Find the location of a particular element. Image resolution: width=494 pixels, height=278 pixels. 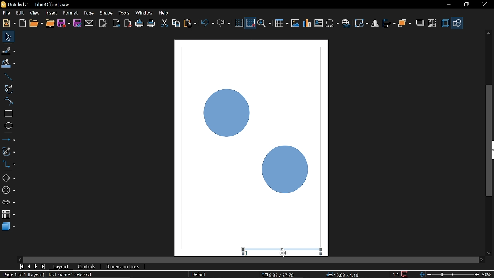

redo is located at coordinates (223, 23).